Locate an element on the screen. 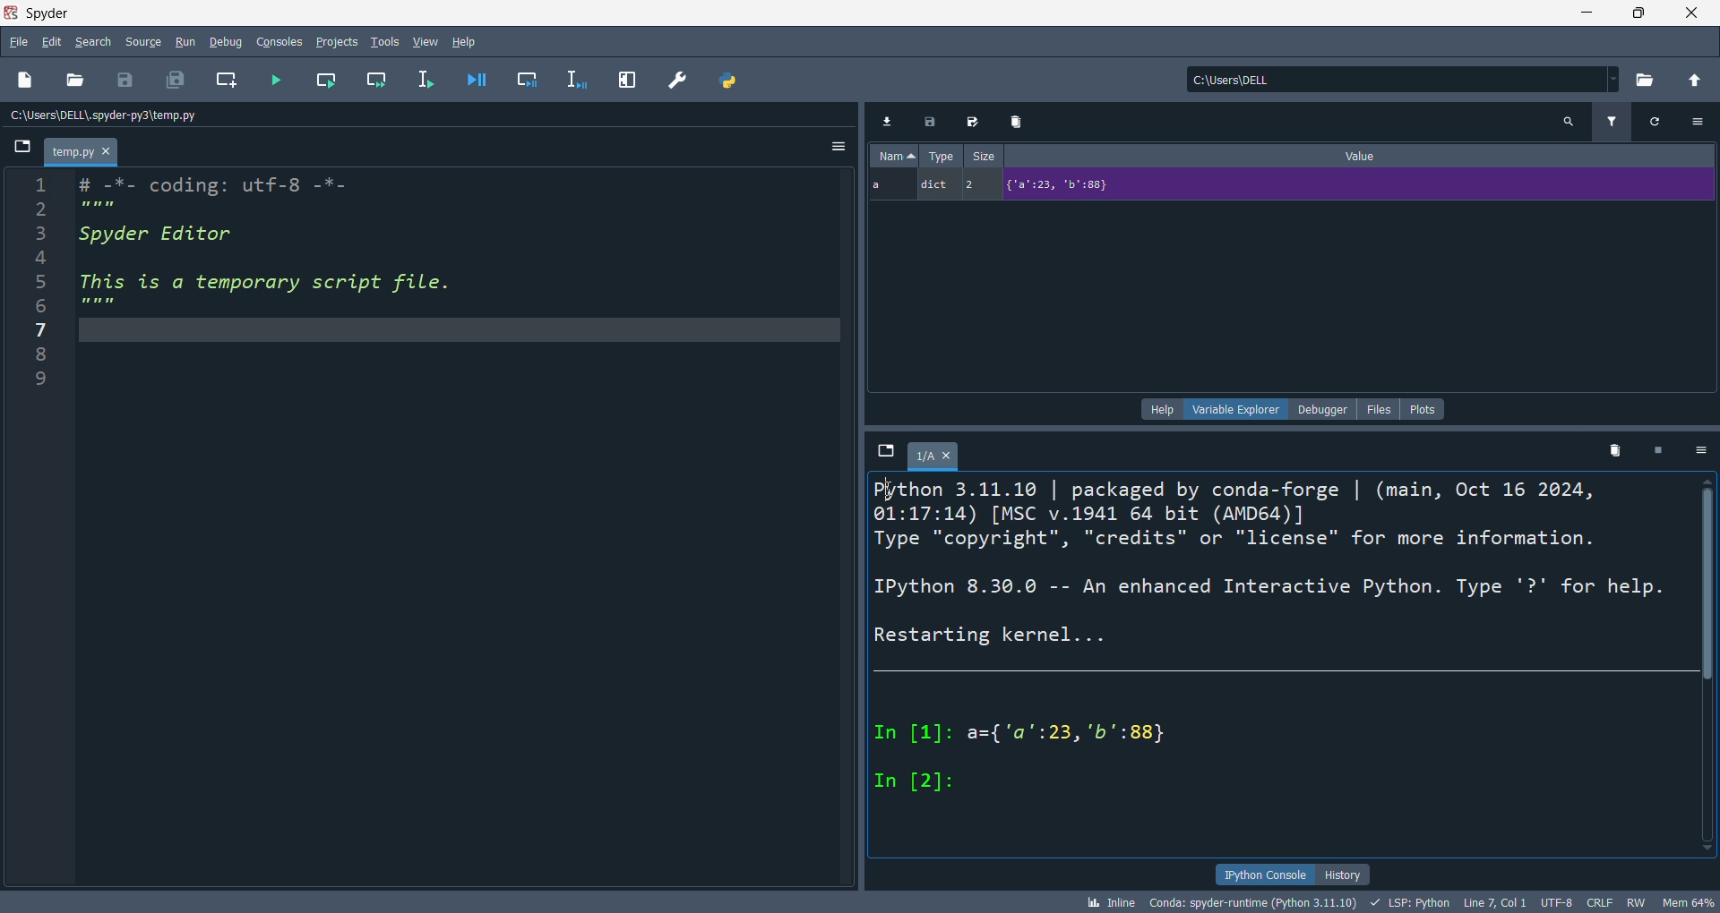 This screenshot has width=1720, height=913. variable explorer is located at coordinates (1234, 410).